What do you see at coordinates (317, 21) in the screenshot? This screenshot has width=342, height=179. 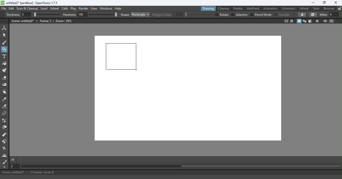 I see `Freeze` at bounding box center [317, 21].